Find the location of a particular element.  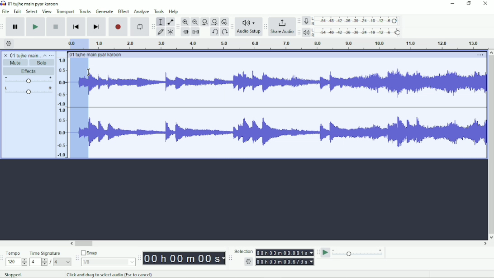

Playback speed is located at coordinates (358, 254).